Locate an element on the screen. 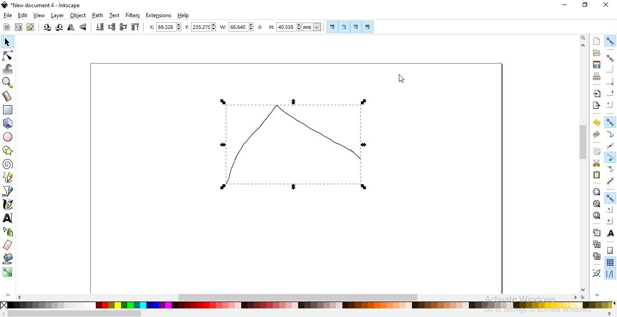 This screenshot has height=317, width=617. layer is located at coordinates (58, 16).